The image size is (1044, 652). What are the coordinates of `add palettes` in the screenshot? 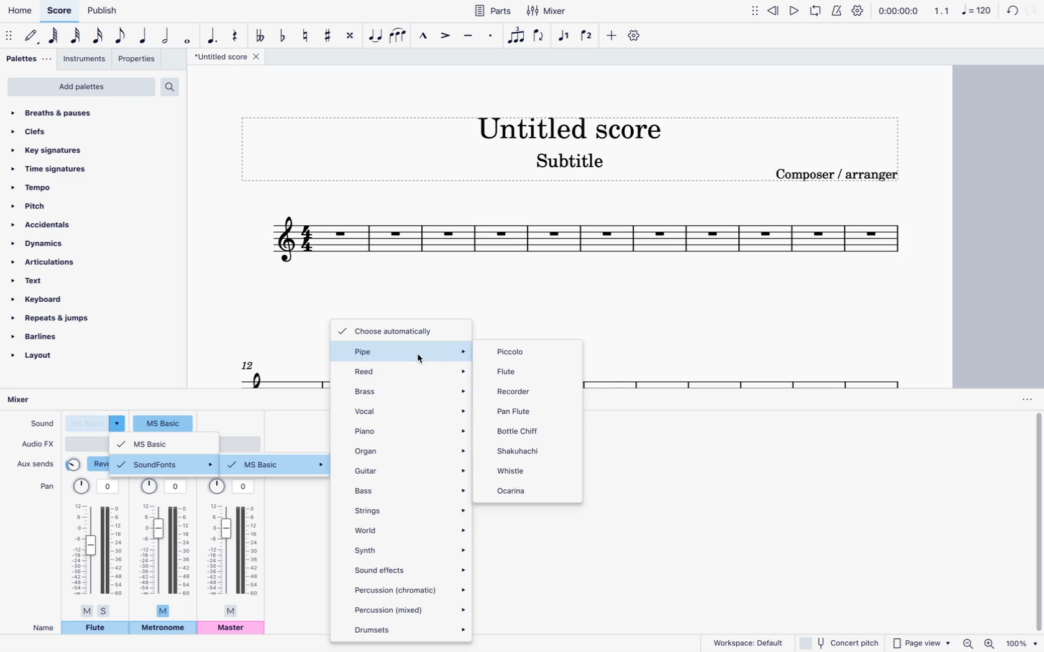 It's located at (81, 88).